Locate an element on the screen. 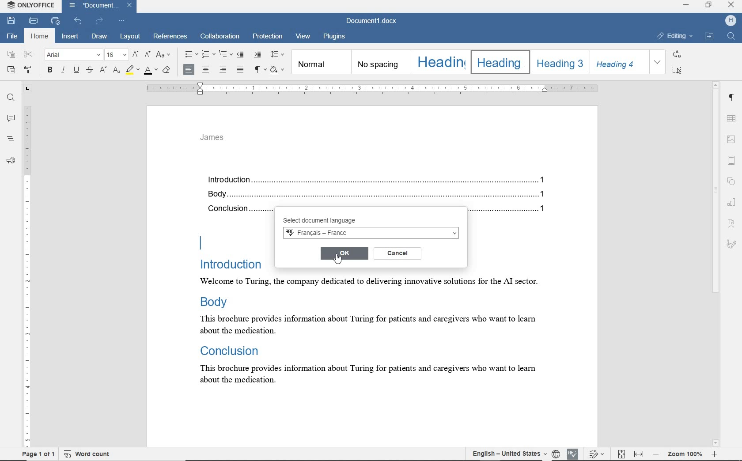 This screenshot has width=742, height=461.  is located at coordinates (229, 349).